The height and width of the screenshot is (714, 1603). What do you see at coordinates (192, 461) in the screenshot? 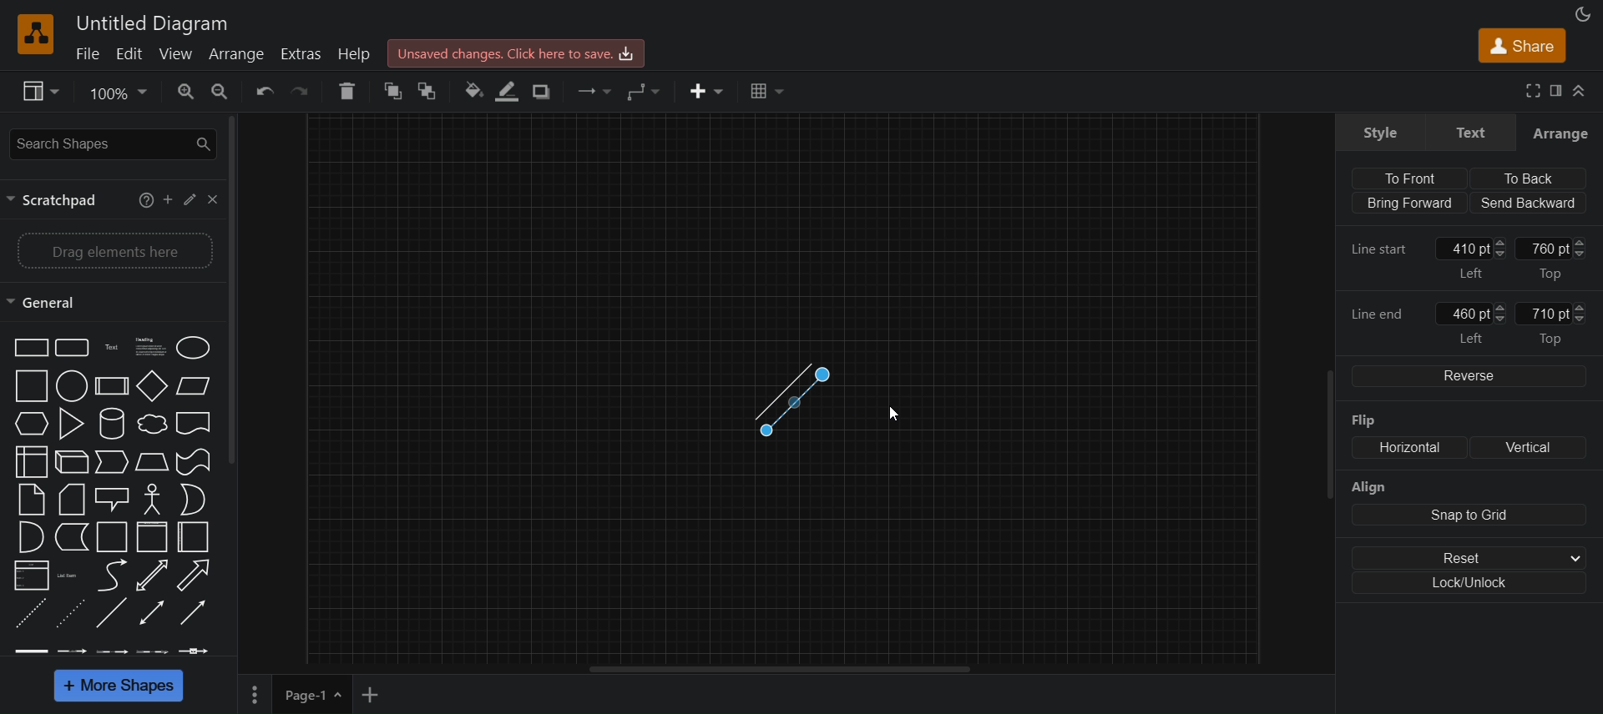
I see `Tape` at bounding box center [192, 461].